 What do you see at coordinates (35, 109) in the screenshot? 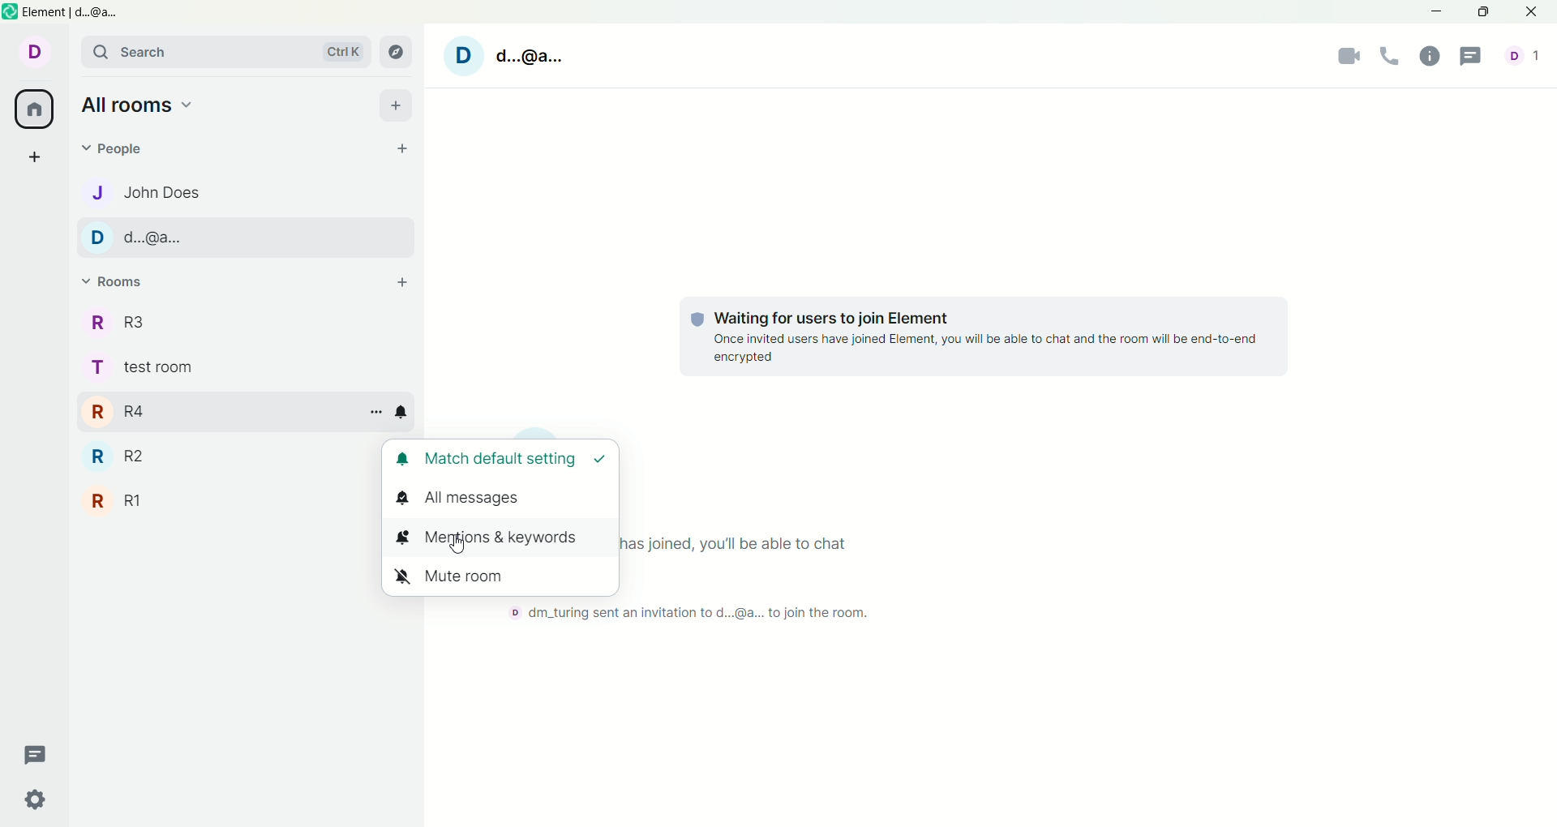
I see `all rooms` at bounding box center [35, 109].